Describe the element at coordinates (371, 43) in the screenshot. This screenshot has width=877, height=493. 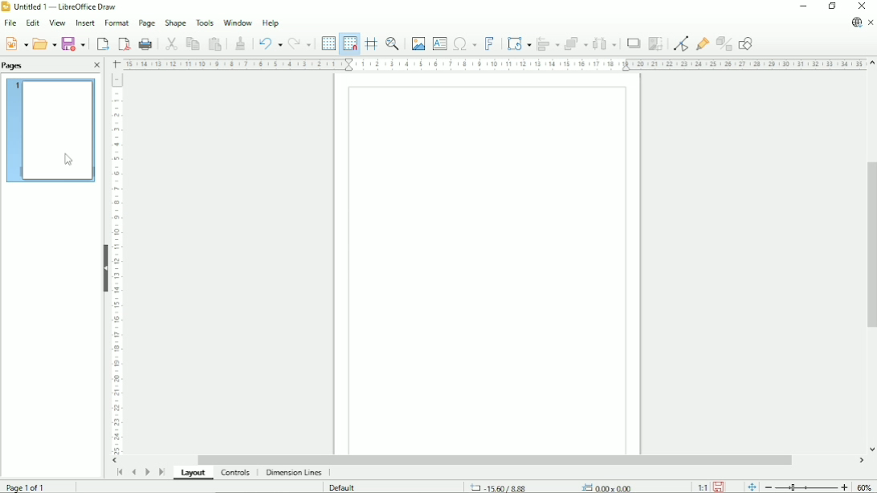
I see `Helplines while moving` at that location.